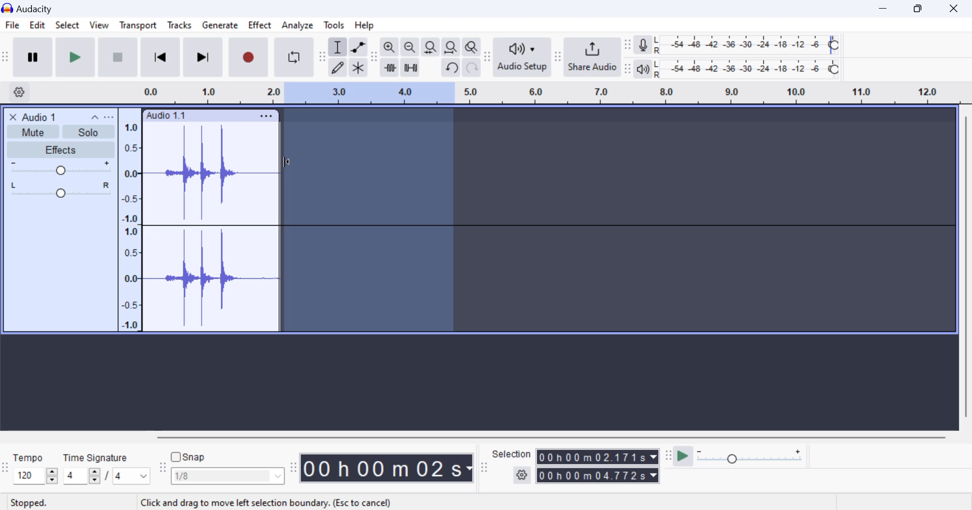  Describe the element at coordinates (59, 168) in the screenshot. I see `Volume` at that location.